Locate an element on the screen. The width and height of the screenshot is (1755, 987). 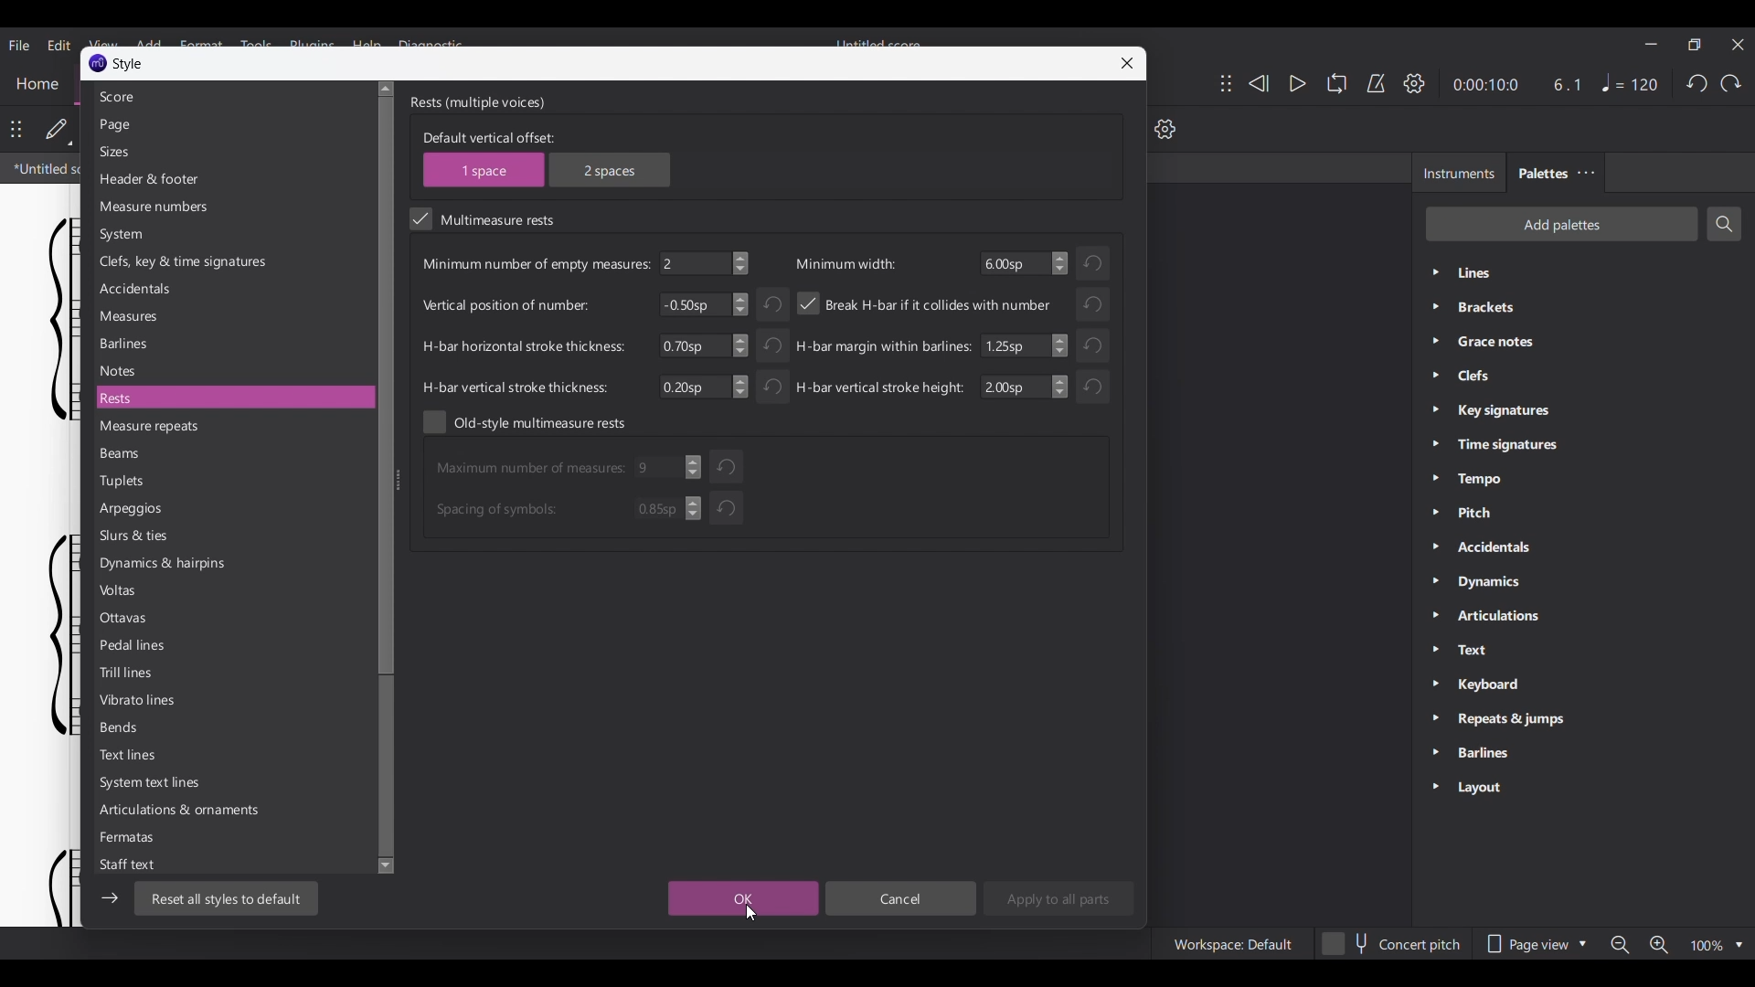
Close/Undock Palette tab is located at coordinates (1587, 173).